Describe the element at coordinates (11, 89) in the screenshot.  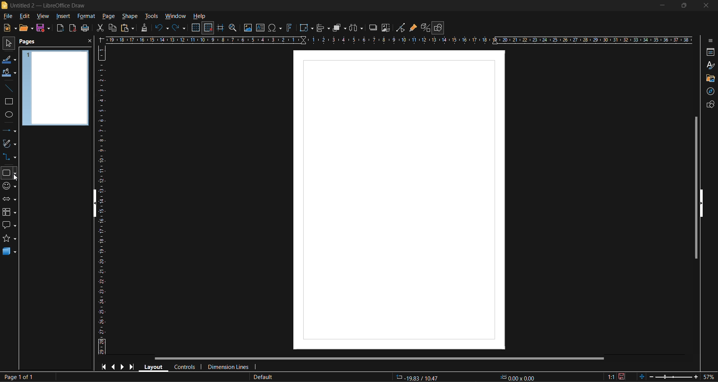
I see `insert line` at that location.